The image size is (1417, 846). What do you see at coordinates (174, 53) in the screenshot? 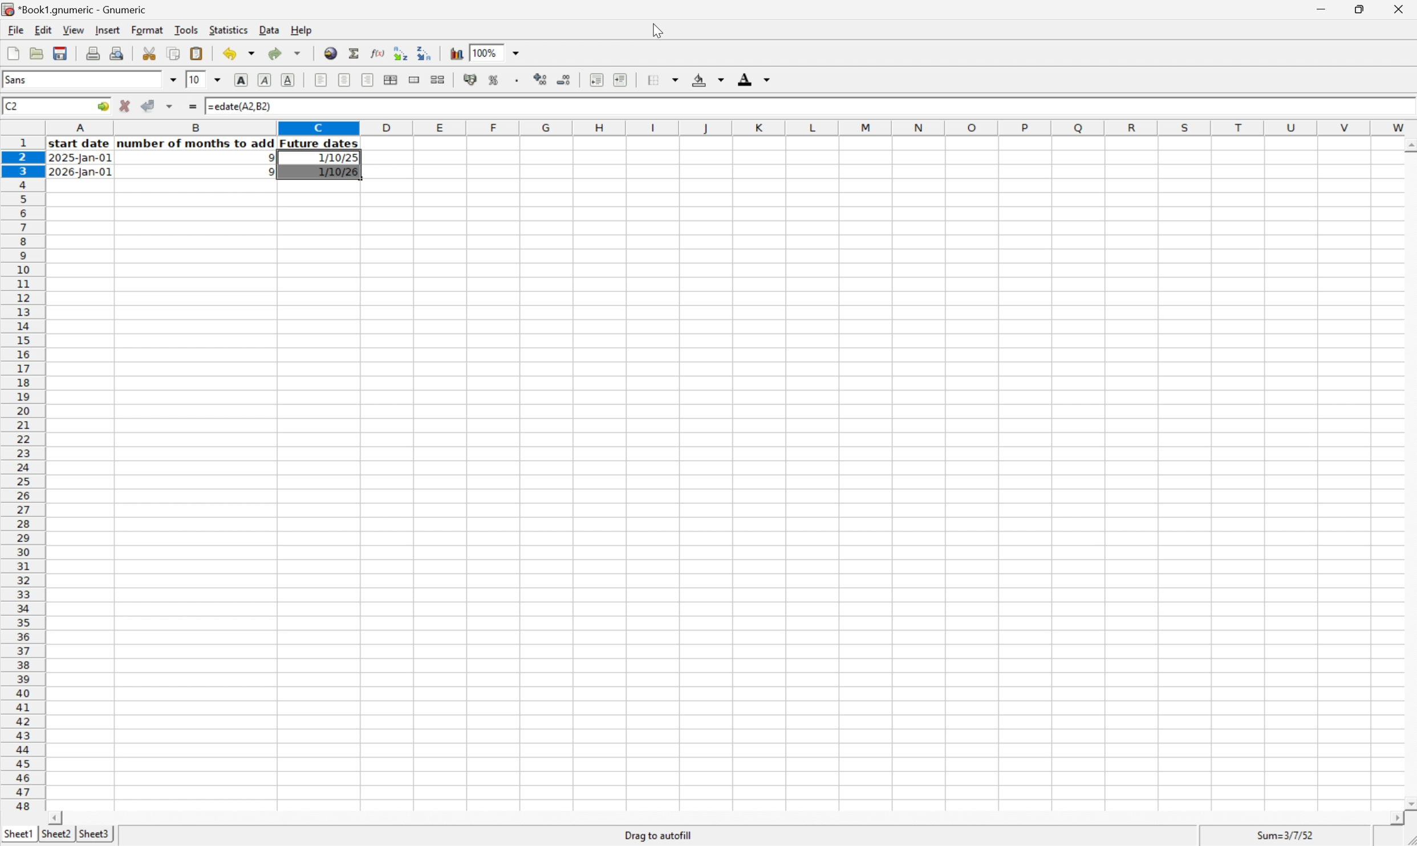
I see `Copy selection` at bounding box center [174, 53].